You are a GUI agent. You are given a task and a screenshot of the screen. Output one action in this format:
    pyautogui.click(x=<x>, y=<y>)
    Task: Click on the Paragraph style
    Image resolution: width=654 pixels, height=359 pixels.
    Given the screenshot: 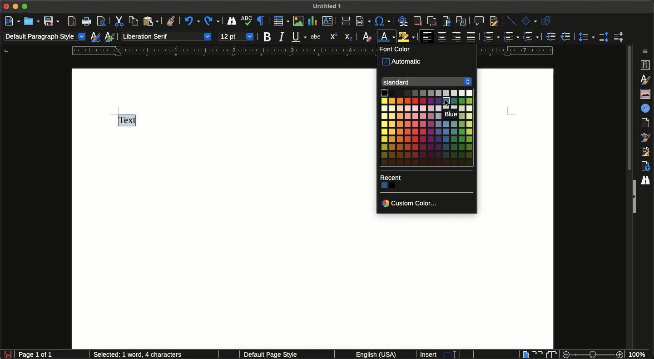 What is the action you would take?
    pyautogui.click(x=45, y=37)
    